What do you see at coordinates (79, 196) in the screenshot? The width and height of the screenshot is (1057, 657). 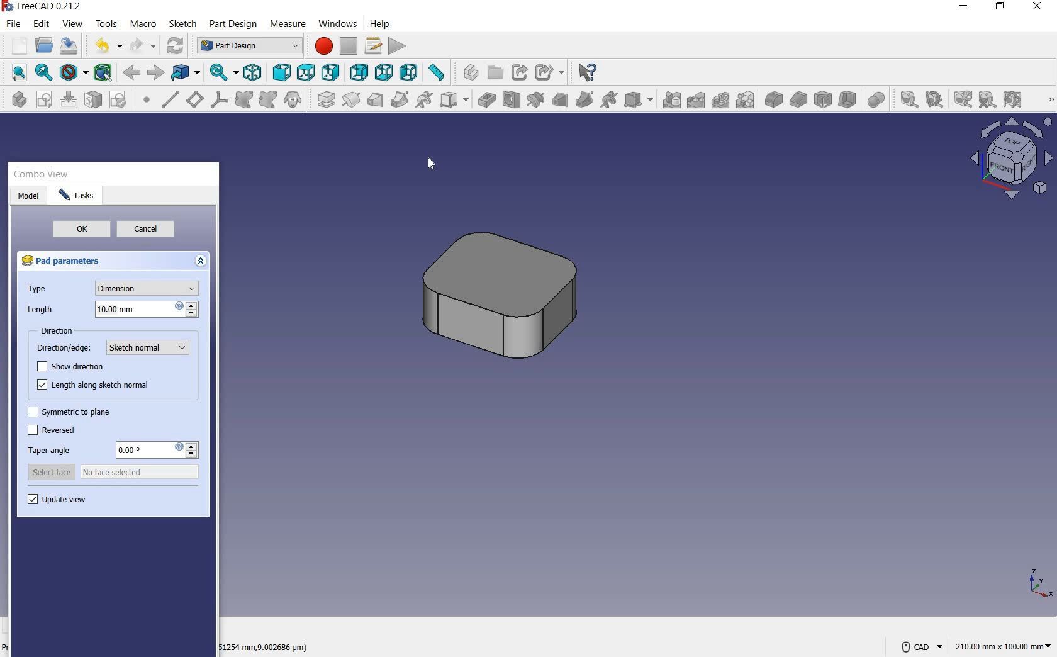 I see `Tasks` at bounding box center [79, 196].